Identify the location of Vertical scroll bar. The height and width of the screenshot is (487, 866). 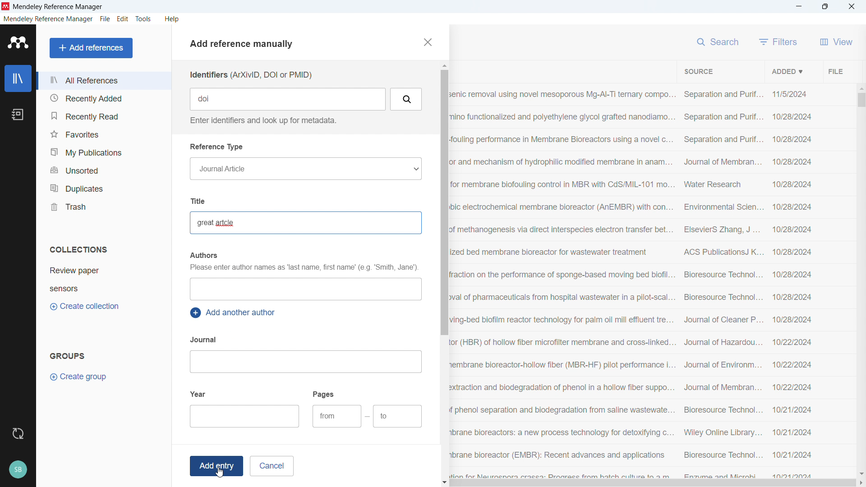
(443, 202).